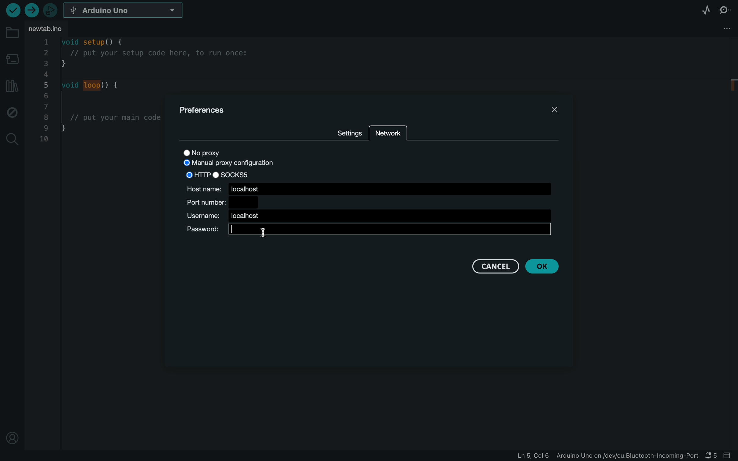  I want to click on host name, so click(368, 188).